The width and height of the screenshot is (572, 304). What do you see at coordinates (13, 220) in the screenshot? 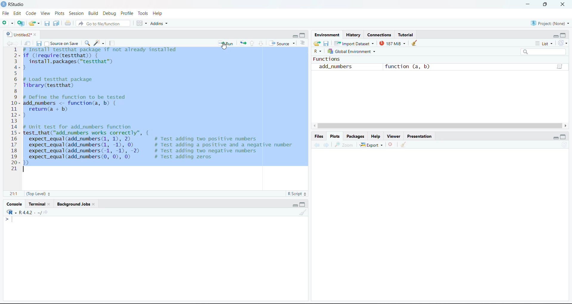
I see `text cursor` at bounding box center [13, 220].